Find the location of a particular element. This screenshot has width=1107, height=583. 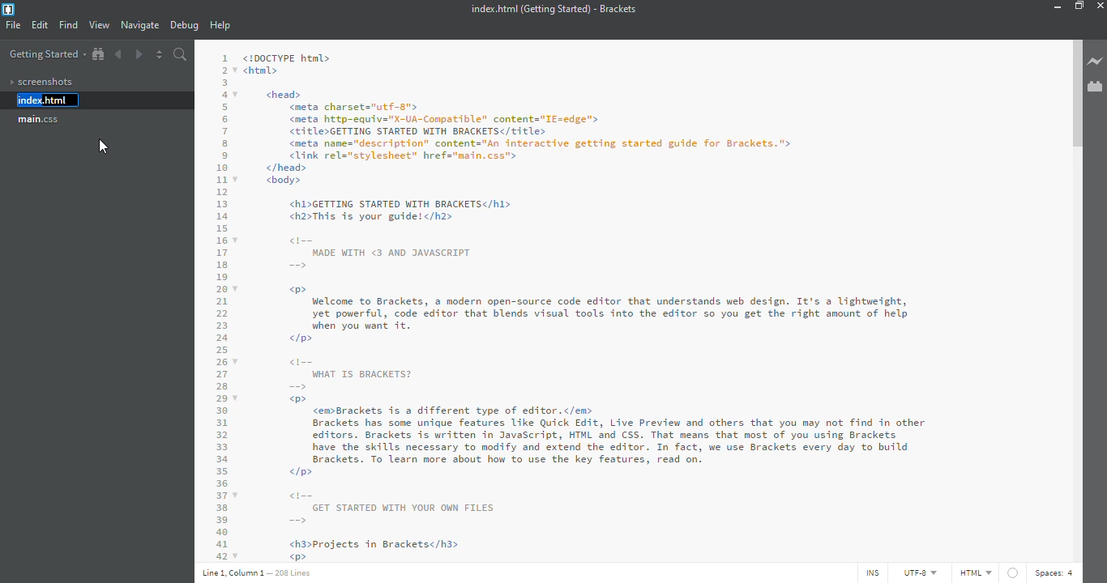

code lines is located at coordinates (219, 303).